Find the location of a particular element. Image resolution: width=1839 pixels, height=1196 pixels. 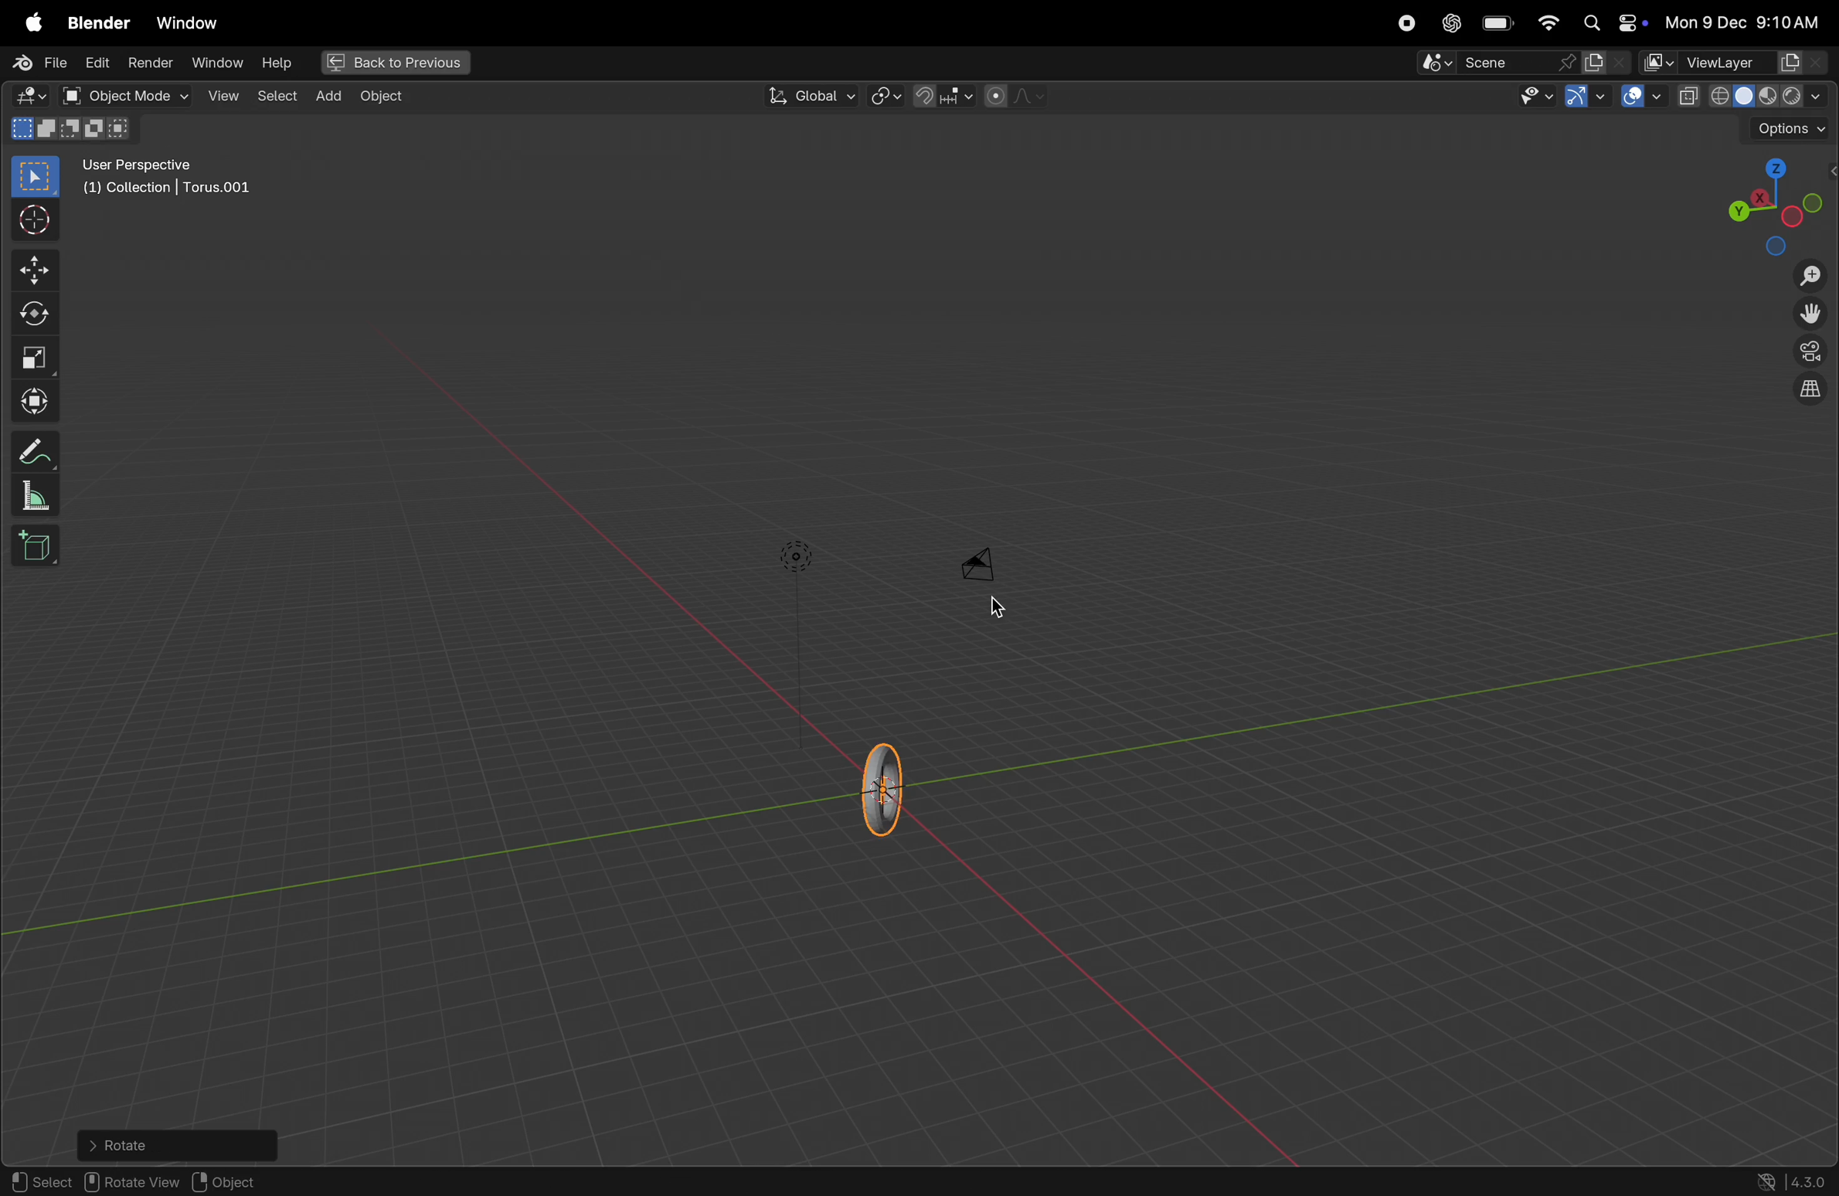

object mode is located at coordinates (124, 96).